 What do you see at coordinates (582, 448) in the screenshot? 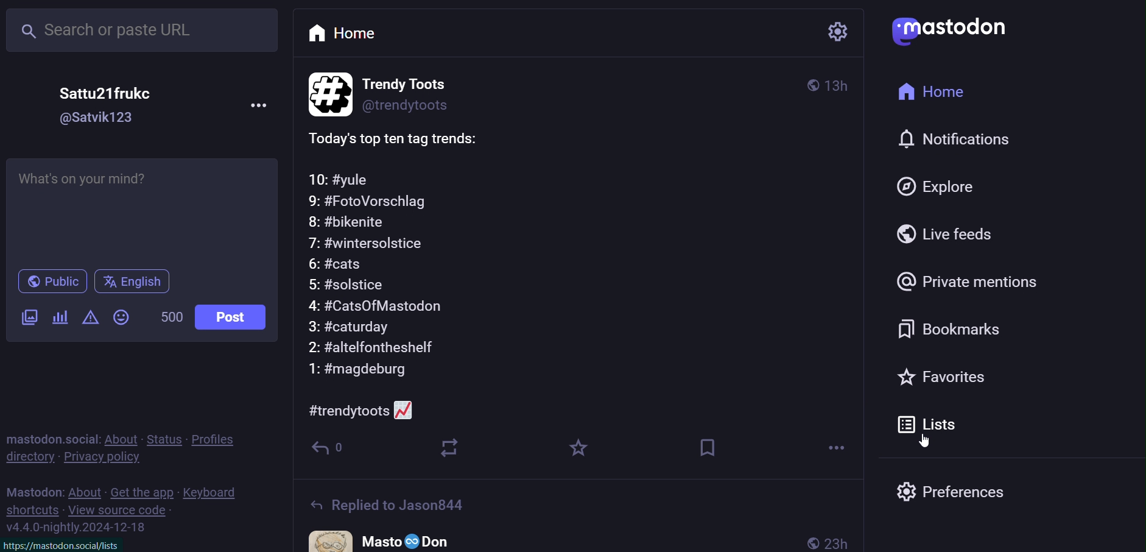
I see `favorites` at bounding box center [582, 448].